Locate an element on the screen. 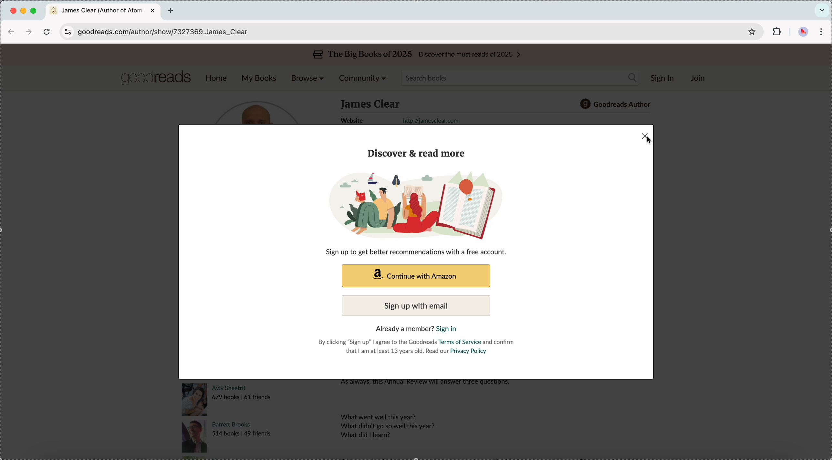  Sign up with email is located at coordinates (415, 305).